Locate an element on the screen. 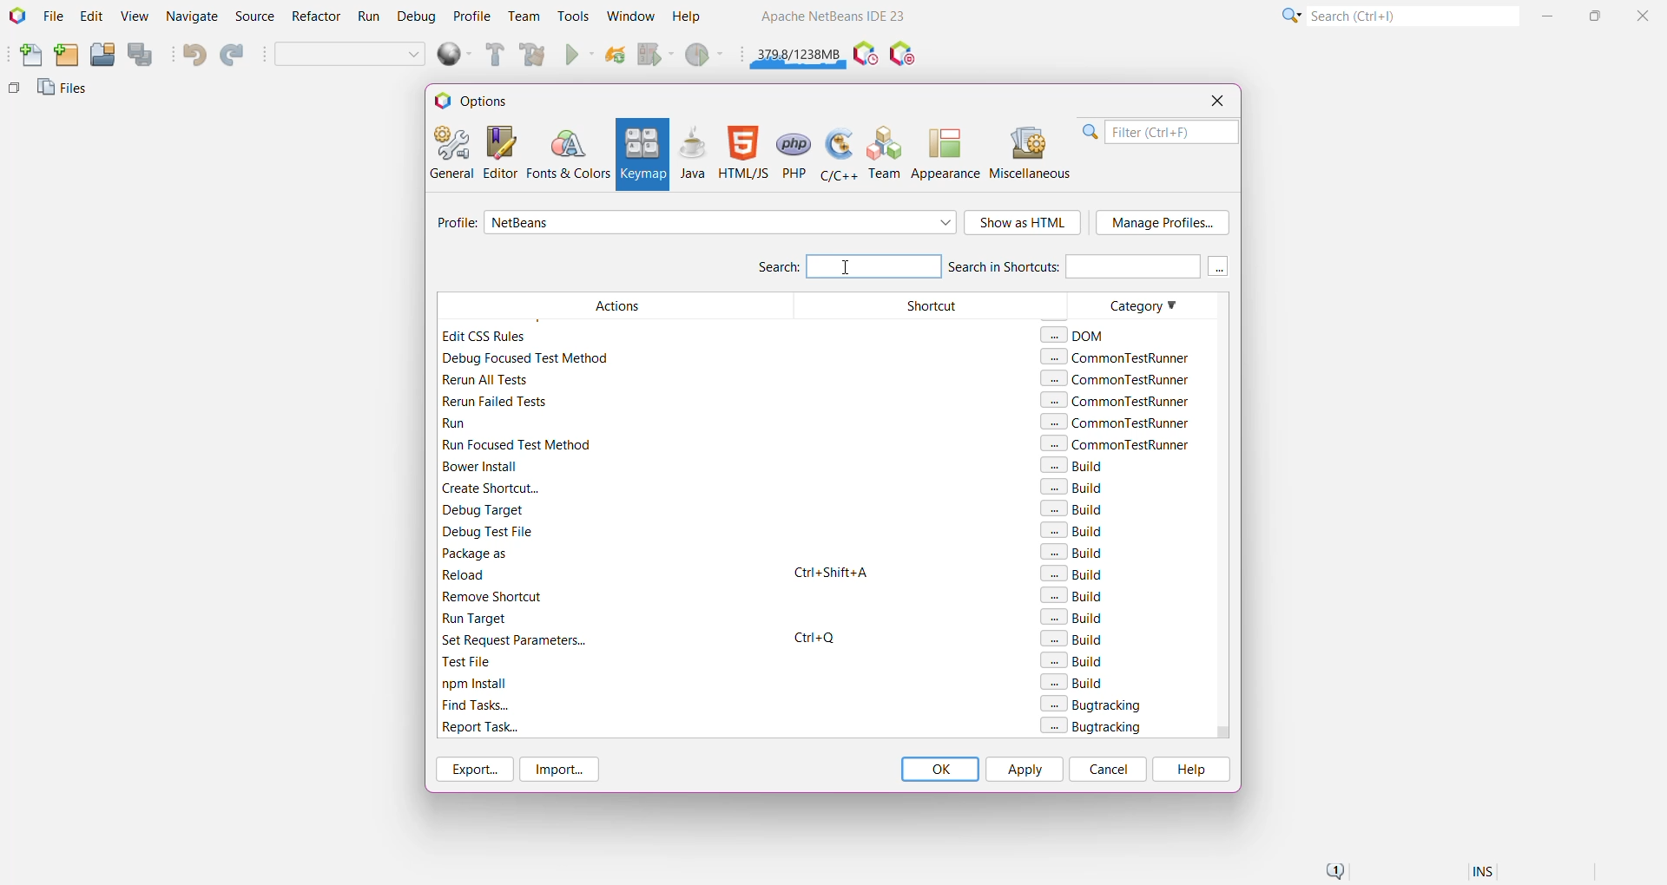 Image resolution: width=1667 pixels, height=885 pixels. Tools is located at coordinates (574, 15).